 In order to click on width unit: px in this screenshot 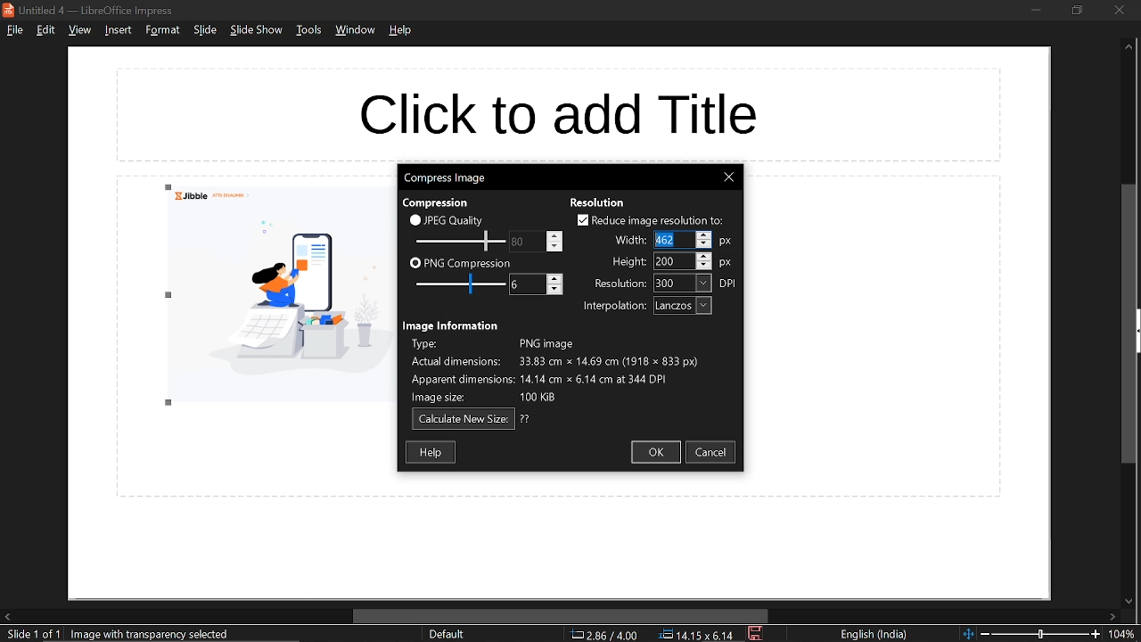, I will do `click(725, 243)`.